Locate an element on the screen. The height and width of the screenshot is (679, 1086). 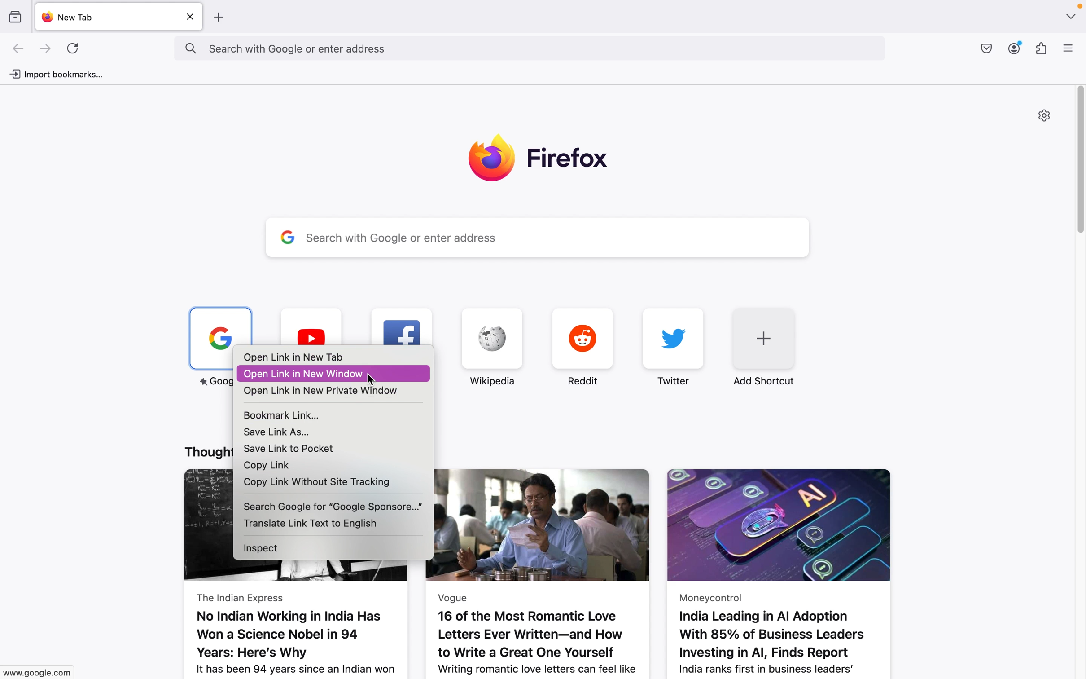
downloads is located at coordinates (983, 48).